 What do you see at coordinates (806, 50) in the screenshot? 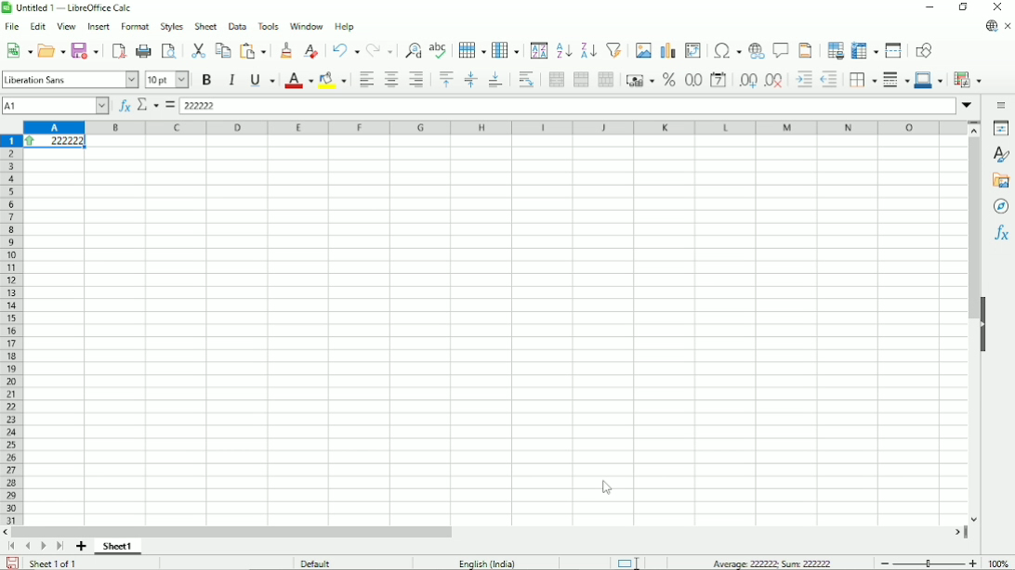
I see `Headers and footers` at bounding box center [806, 50].